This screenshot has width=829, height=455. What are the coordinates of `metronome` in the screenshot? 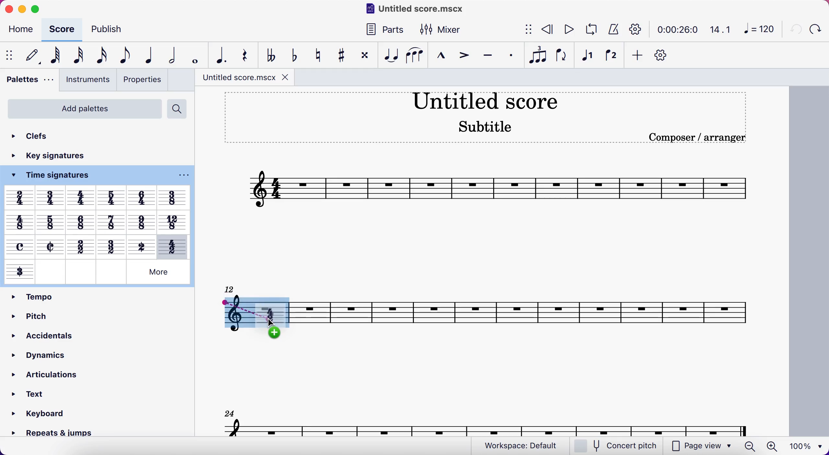 It's located at (611, 30).